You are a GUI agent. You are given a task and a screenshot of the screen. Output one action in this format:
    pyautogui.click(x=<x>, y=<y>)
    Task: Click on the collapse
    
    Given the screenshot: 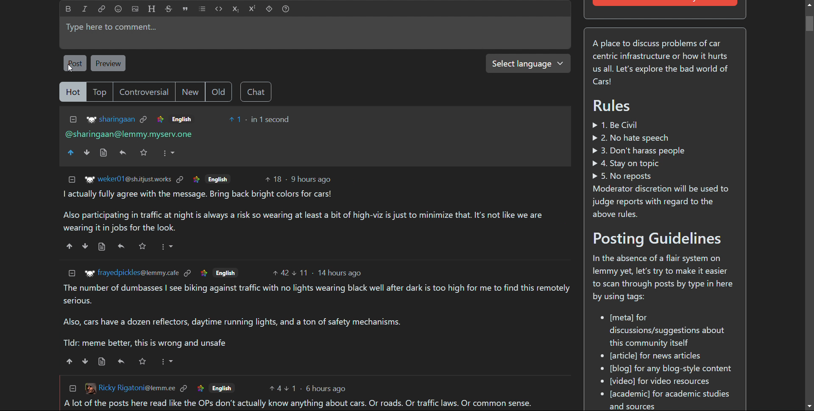 What is the action you would take?
    pyautogui.click(x=72, y=273)
    